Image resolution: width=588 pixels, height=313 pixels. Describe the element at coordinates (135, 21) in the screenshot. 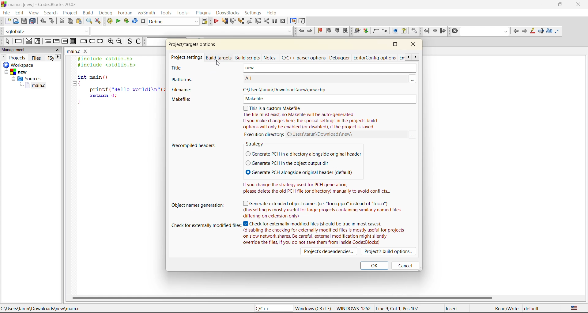

I see `rebuild` at that location.